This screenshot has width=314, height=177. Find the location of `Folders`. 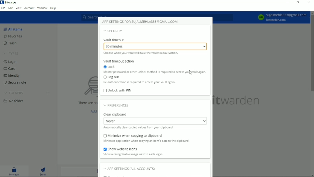

Folders is located at coordinates (14, 92).